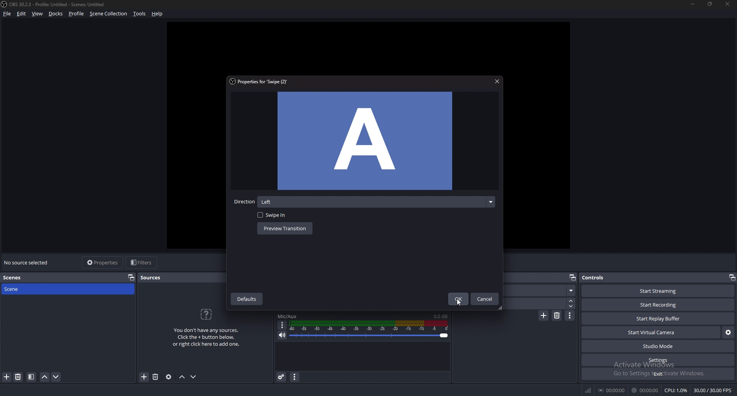 This screenshot has width=737, height=396. Describe the element at coordinates (692, 5) in the screenshot. I see `minimize` at that location.